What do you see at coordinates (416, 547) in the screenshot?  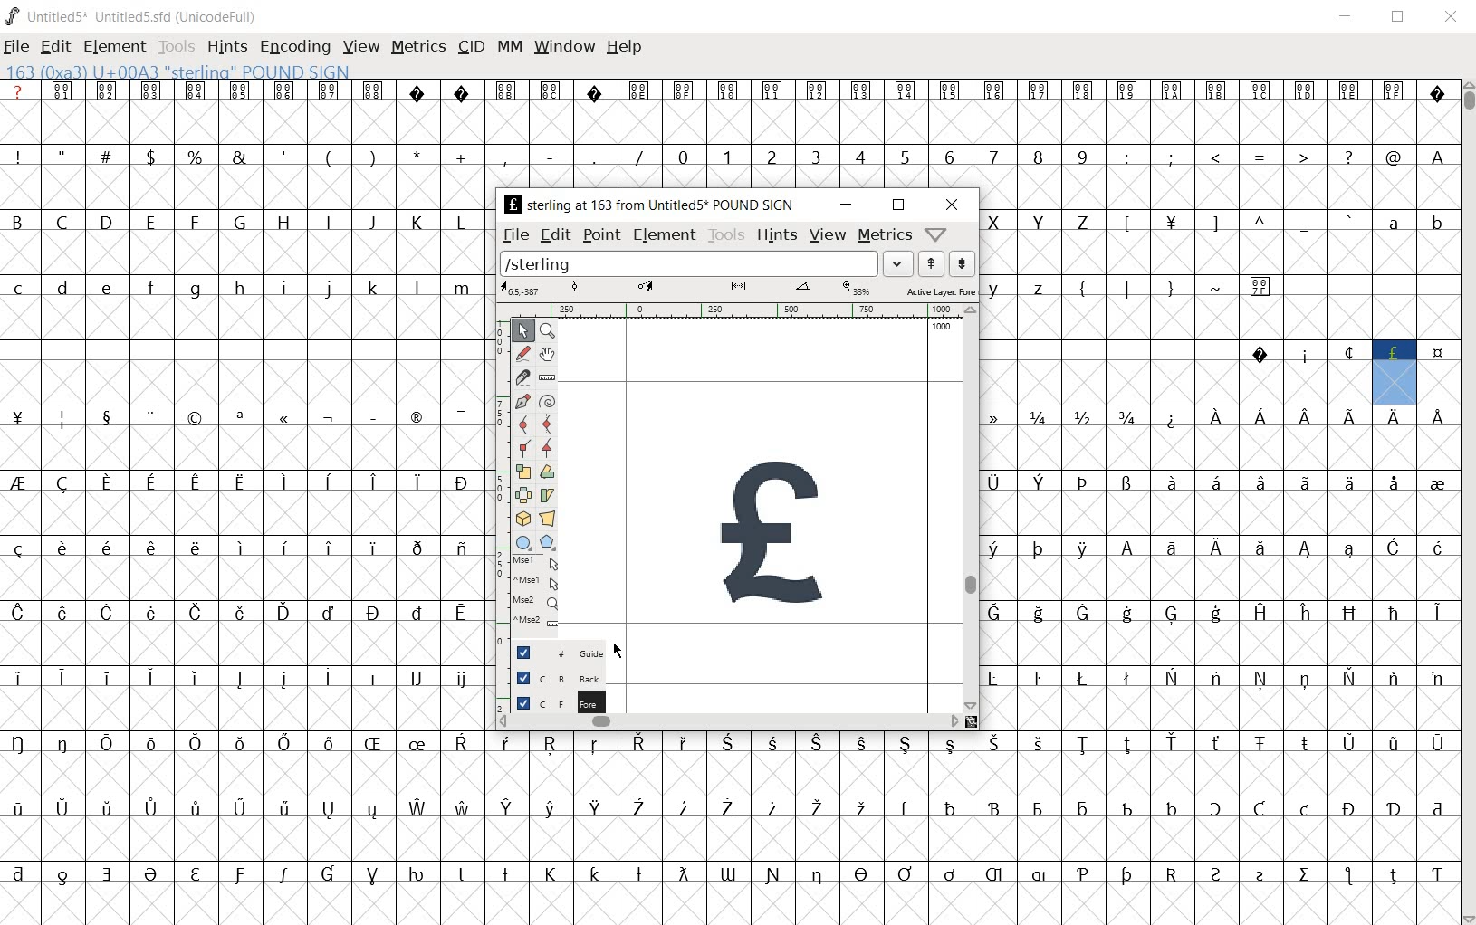 I see `Symbol` at bounding box center [416, 547].